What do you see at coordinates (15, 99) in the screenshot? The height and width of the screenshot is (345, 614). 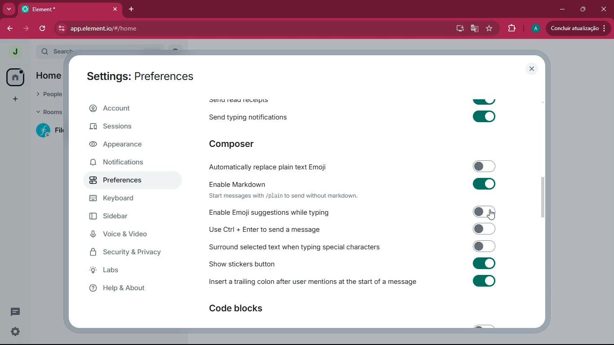 I see `add` at bounding box center [15, 99].